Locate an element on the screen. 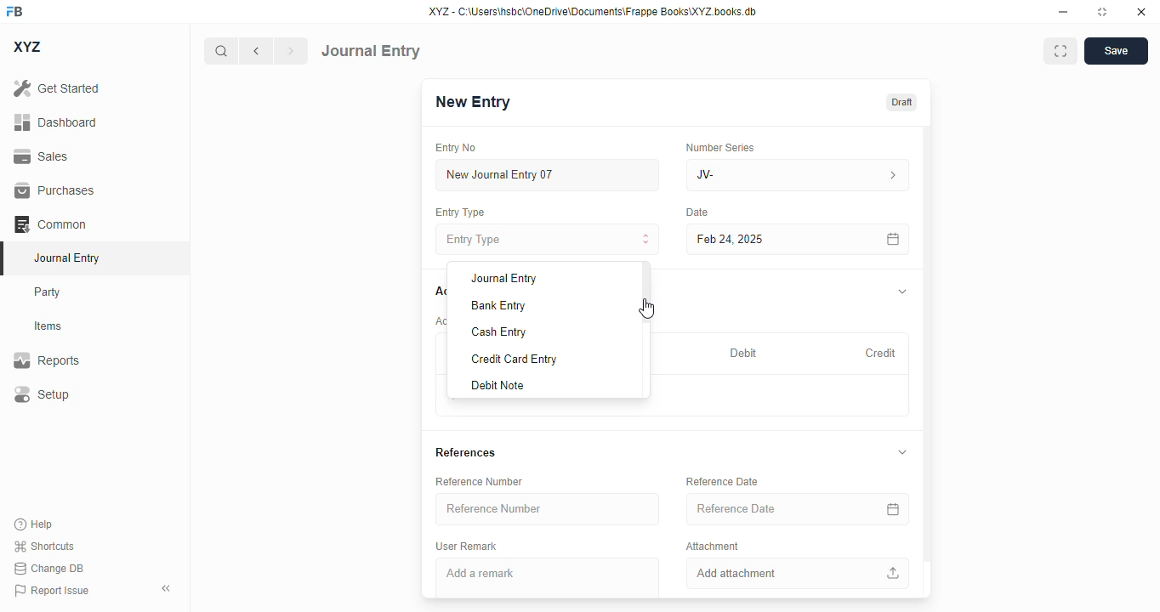  items is located at coordinates (48, 326).